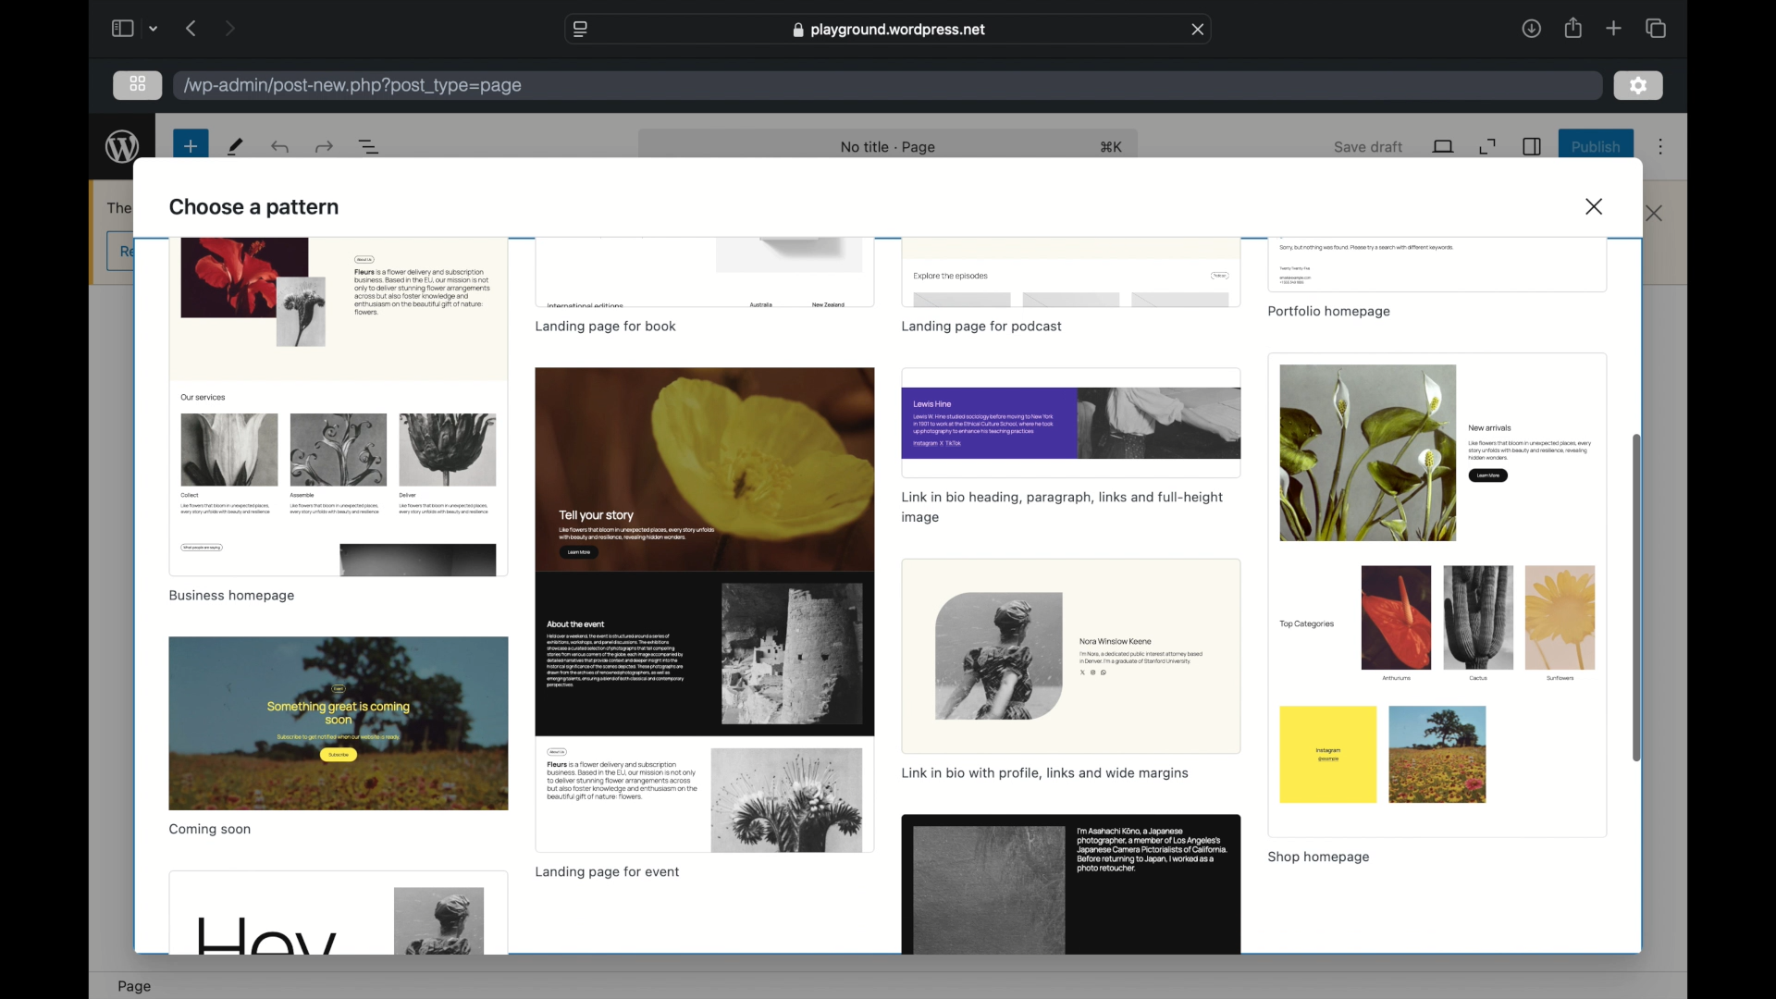 This screenshot has height=999, width=1776. I want to click on preview, so click(1070, 885).